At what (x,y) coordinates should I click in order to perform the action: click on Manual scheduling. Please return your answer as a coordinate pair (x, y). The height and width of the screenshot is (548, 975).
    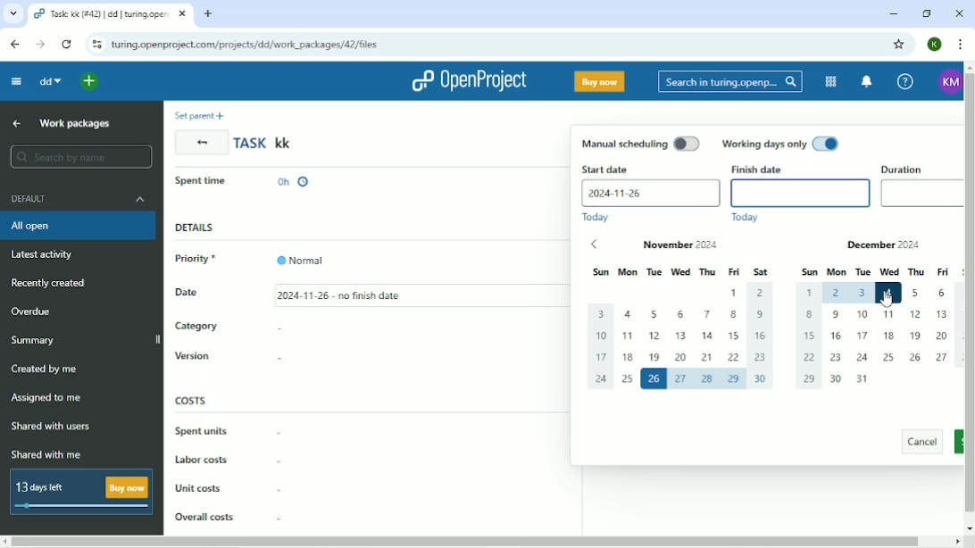
    Looking at the image, I should click on (640, 143).